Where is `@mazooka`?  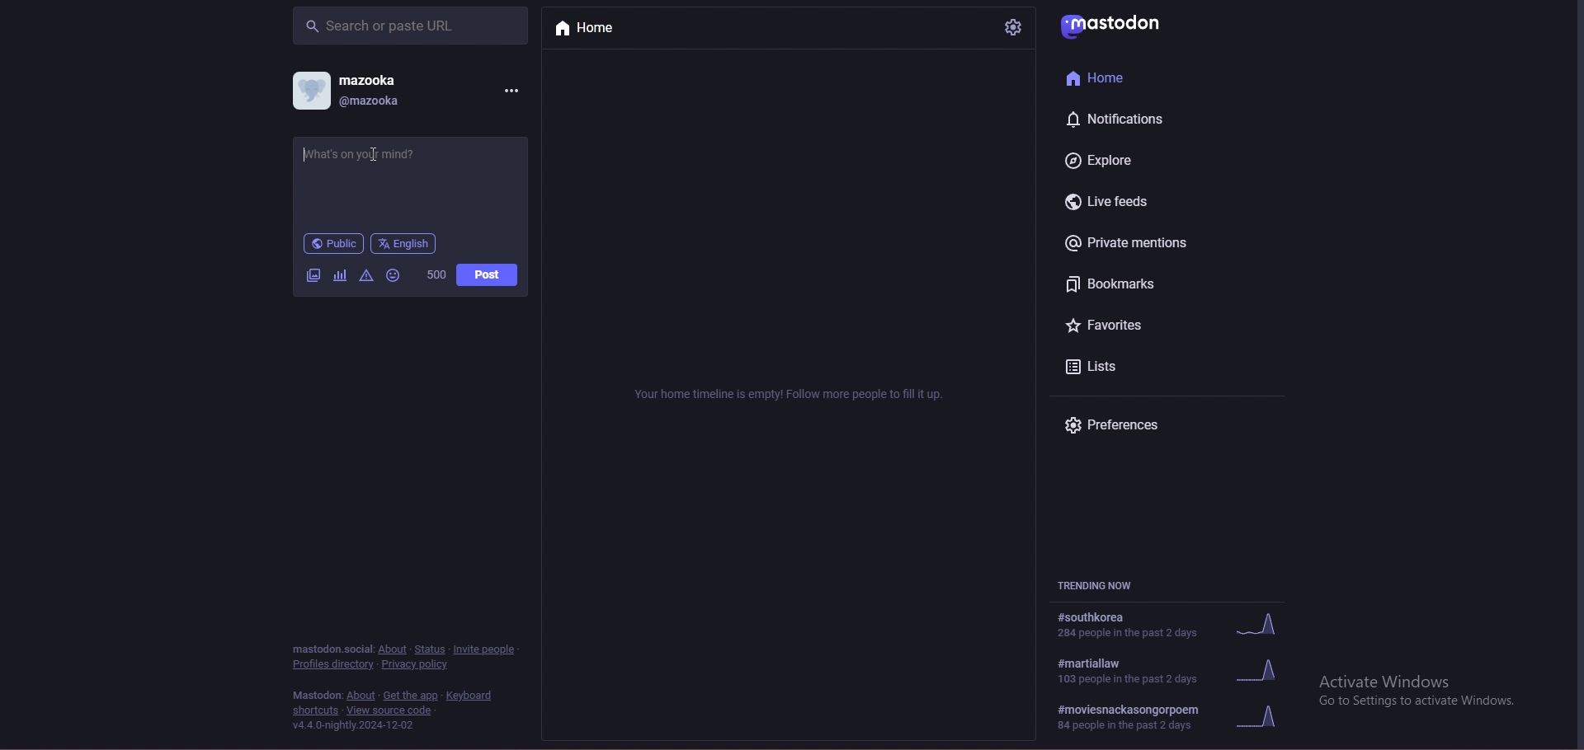
@mazooka is located at coordinates (385, 103).